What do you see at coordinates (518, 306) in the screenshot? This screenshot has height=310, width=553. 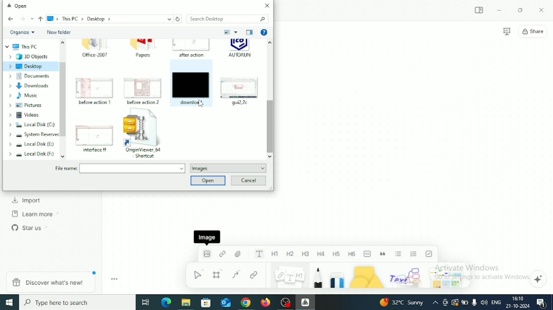 I see `Date` at bounding box center [518, 306].